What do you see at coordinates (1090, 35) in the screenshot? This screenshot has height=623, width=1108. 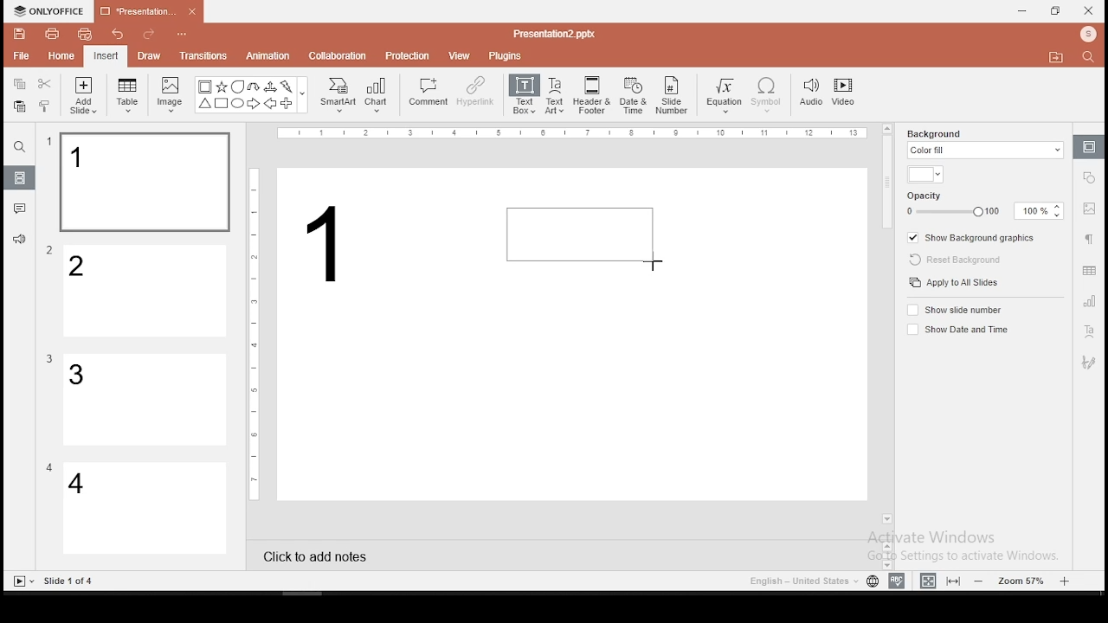 I see `Profile` at bounding box center [1090, 35].